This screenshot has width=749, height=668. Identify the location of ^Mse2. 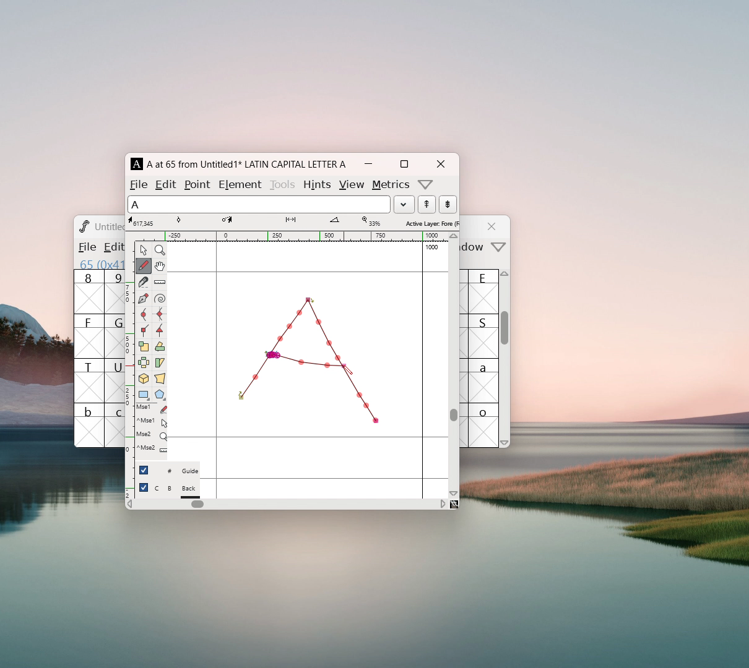
(152, 421).